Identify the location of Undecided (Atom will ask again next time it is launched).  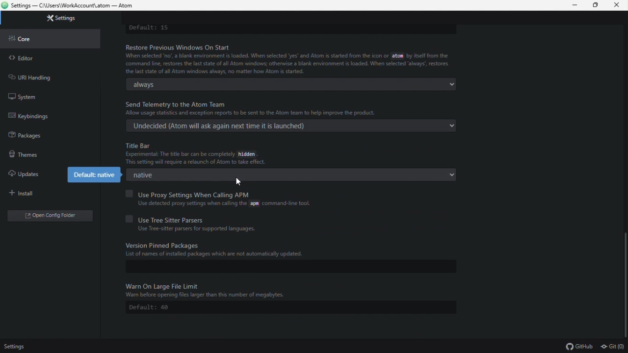
(289, 126).